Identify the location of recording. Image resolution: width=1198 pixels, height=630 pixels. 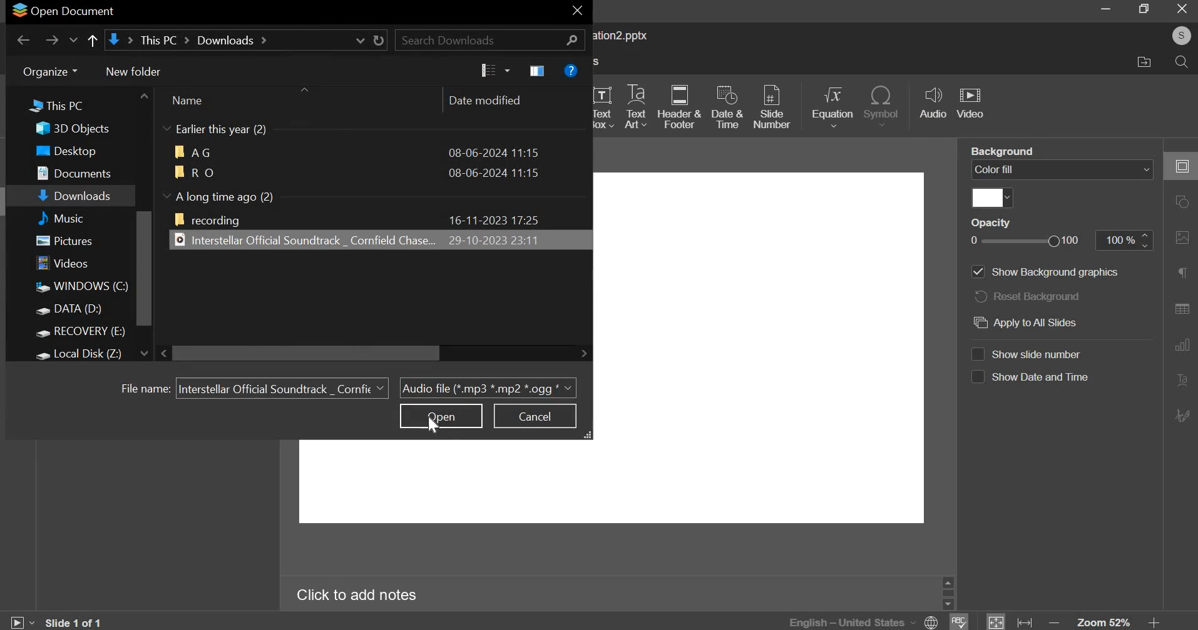
(208, 219).